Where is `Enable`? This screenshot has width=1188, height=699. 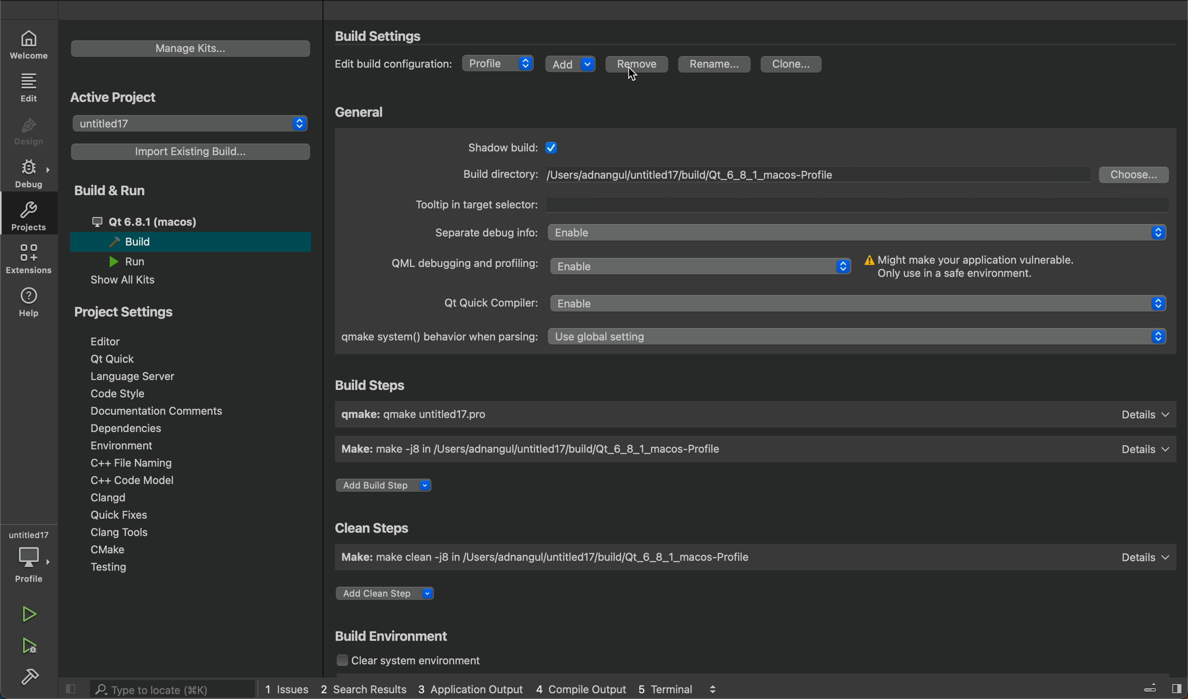
Enable is located at coordinates (858, 231).